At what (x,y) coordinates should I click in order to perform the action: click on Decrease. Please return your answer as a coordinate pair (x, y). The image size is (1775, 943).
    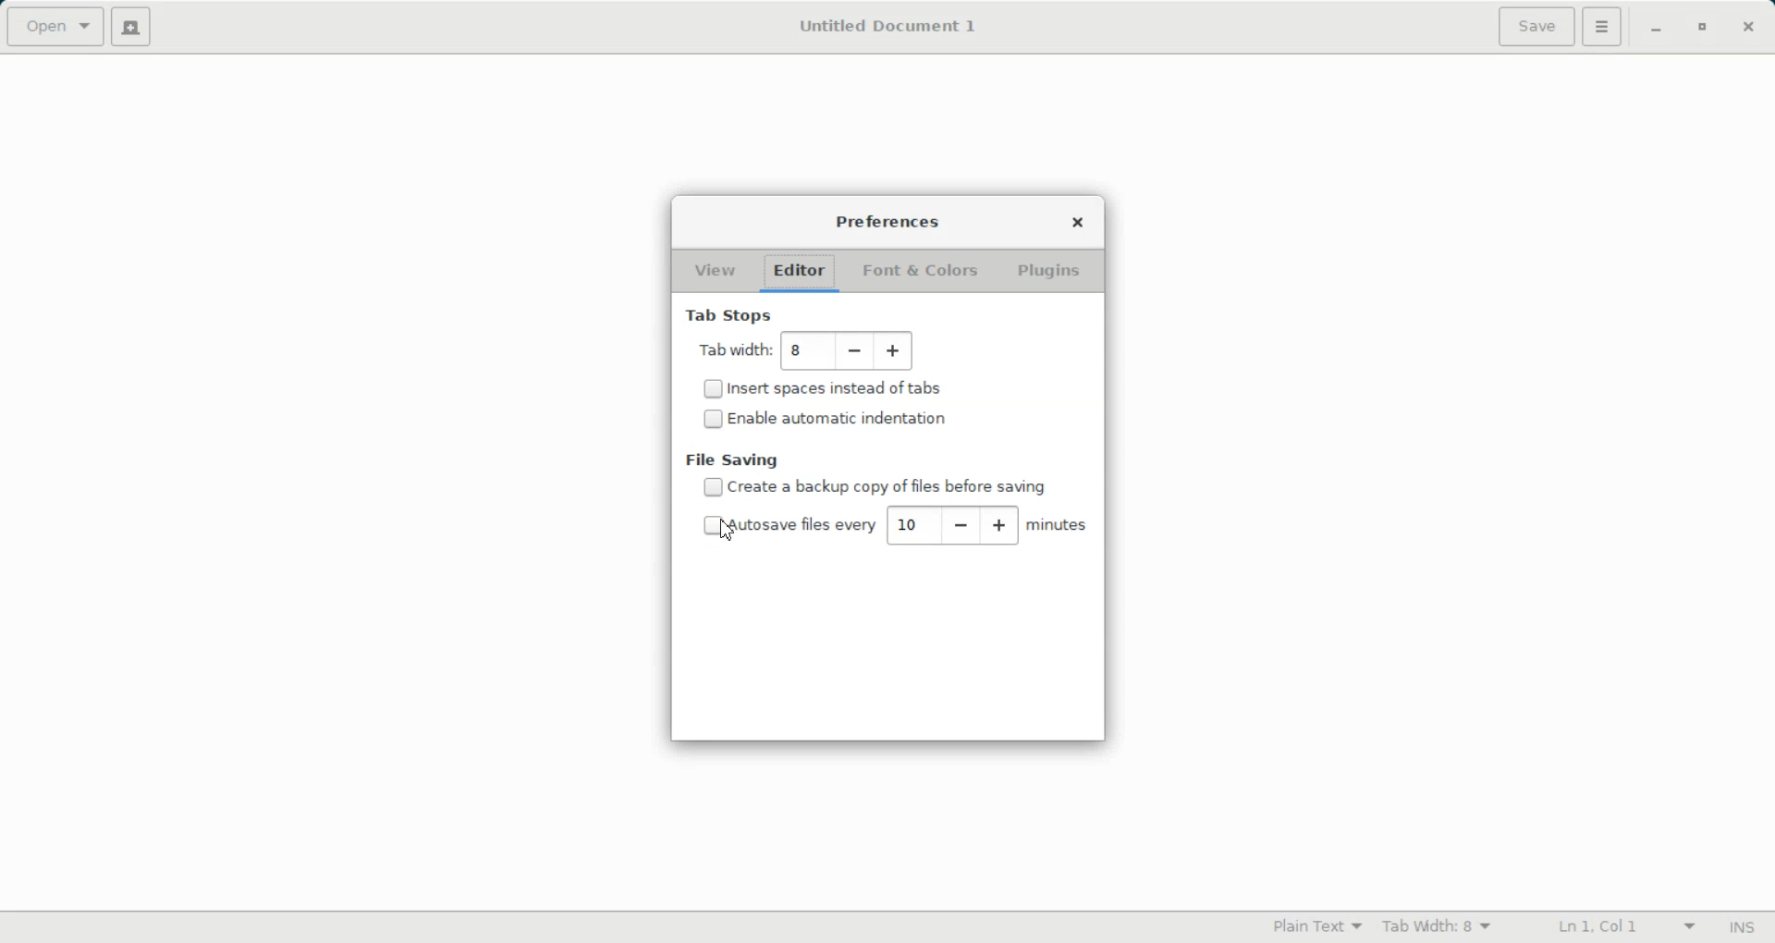
    Looking at the image, I should click on (855, 352).